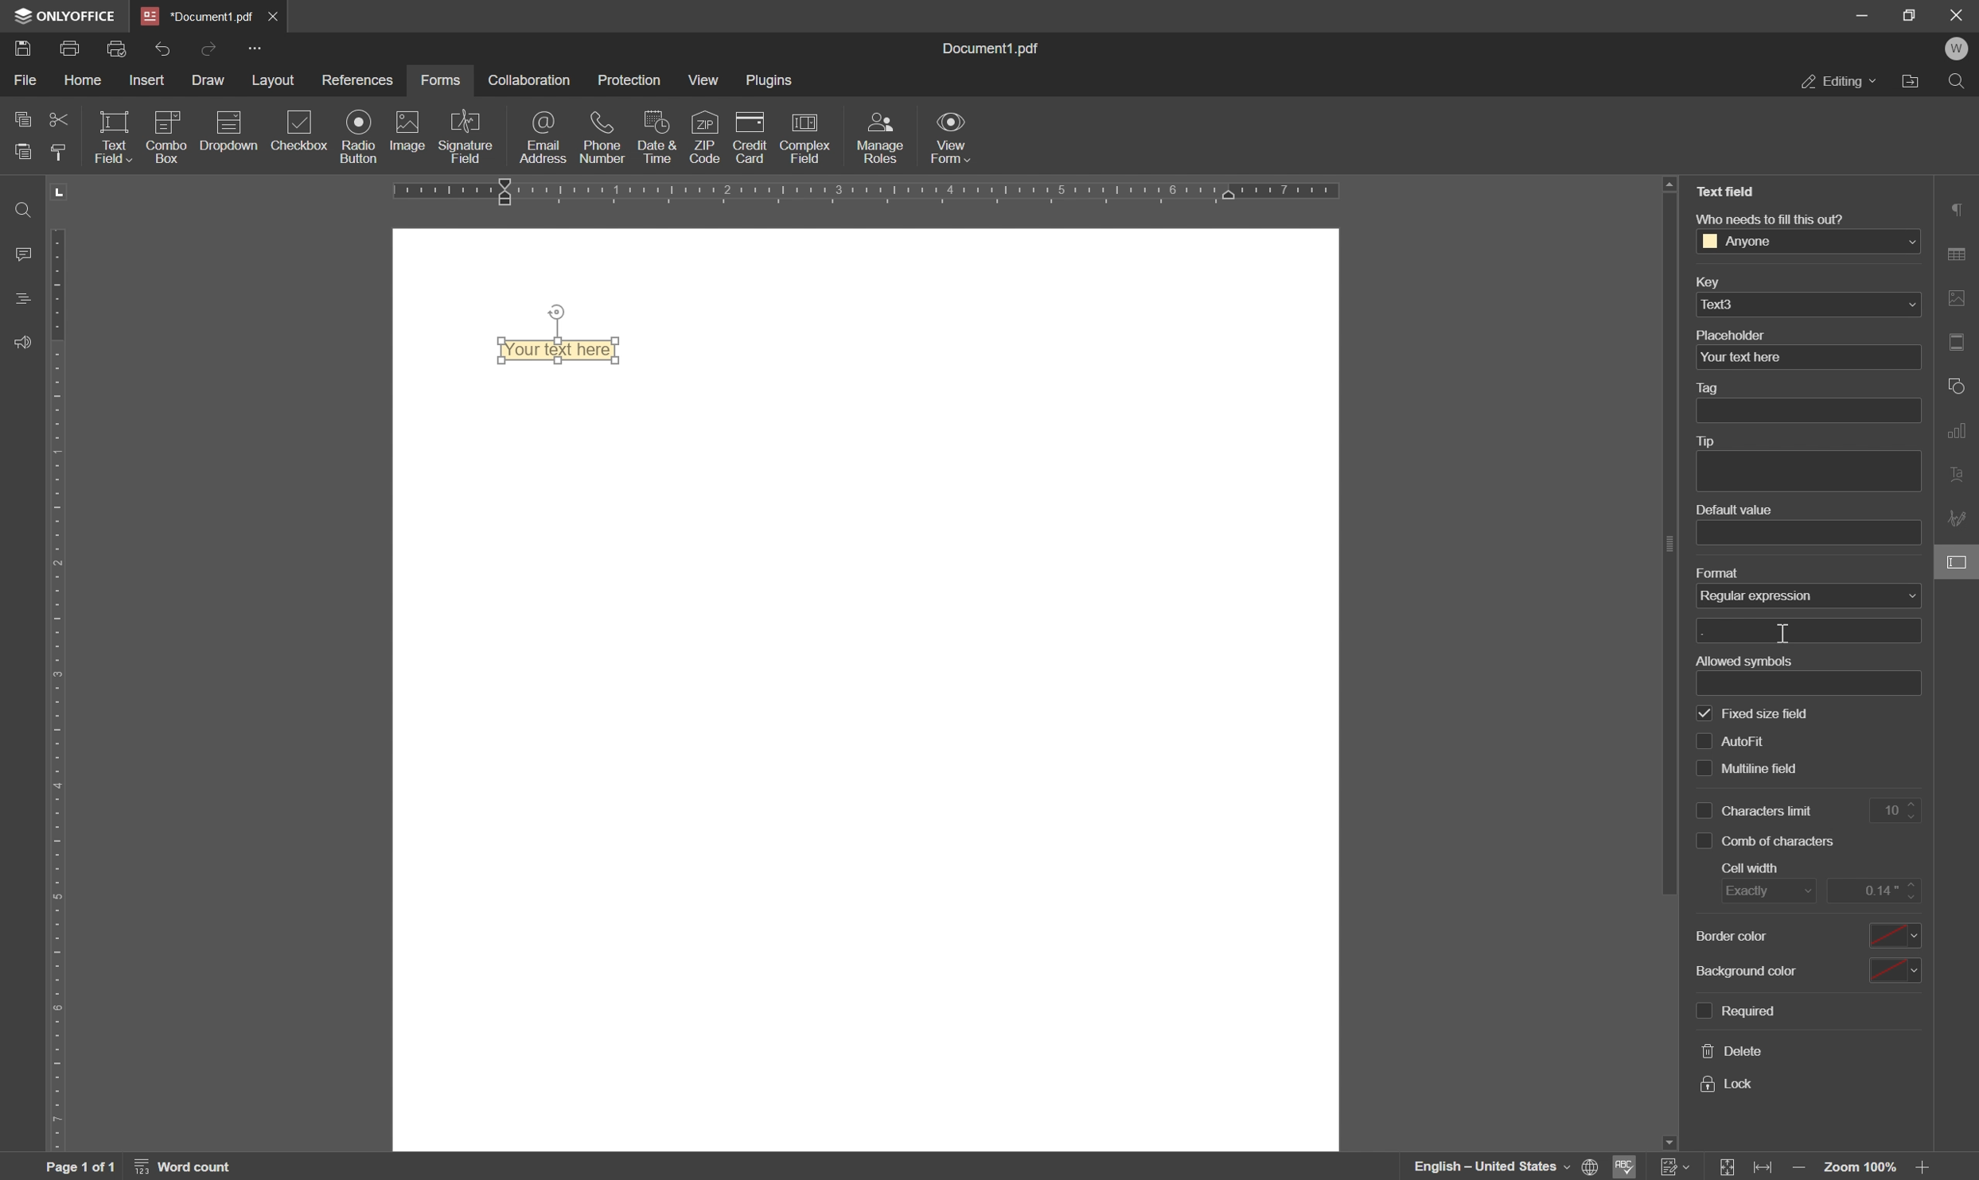 The image size is (1979, 1180). I want to click on manage roles, so click(883, 137).